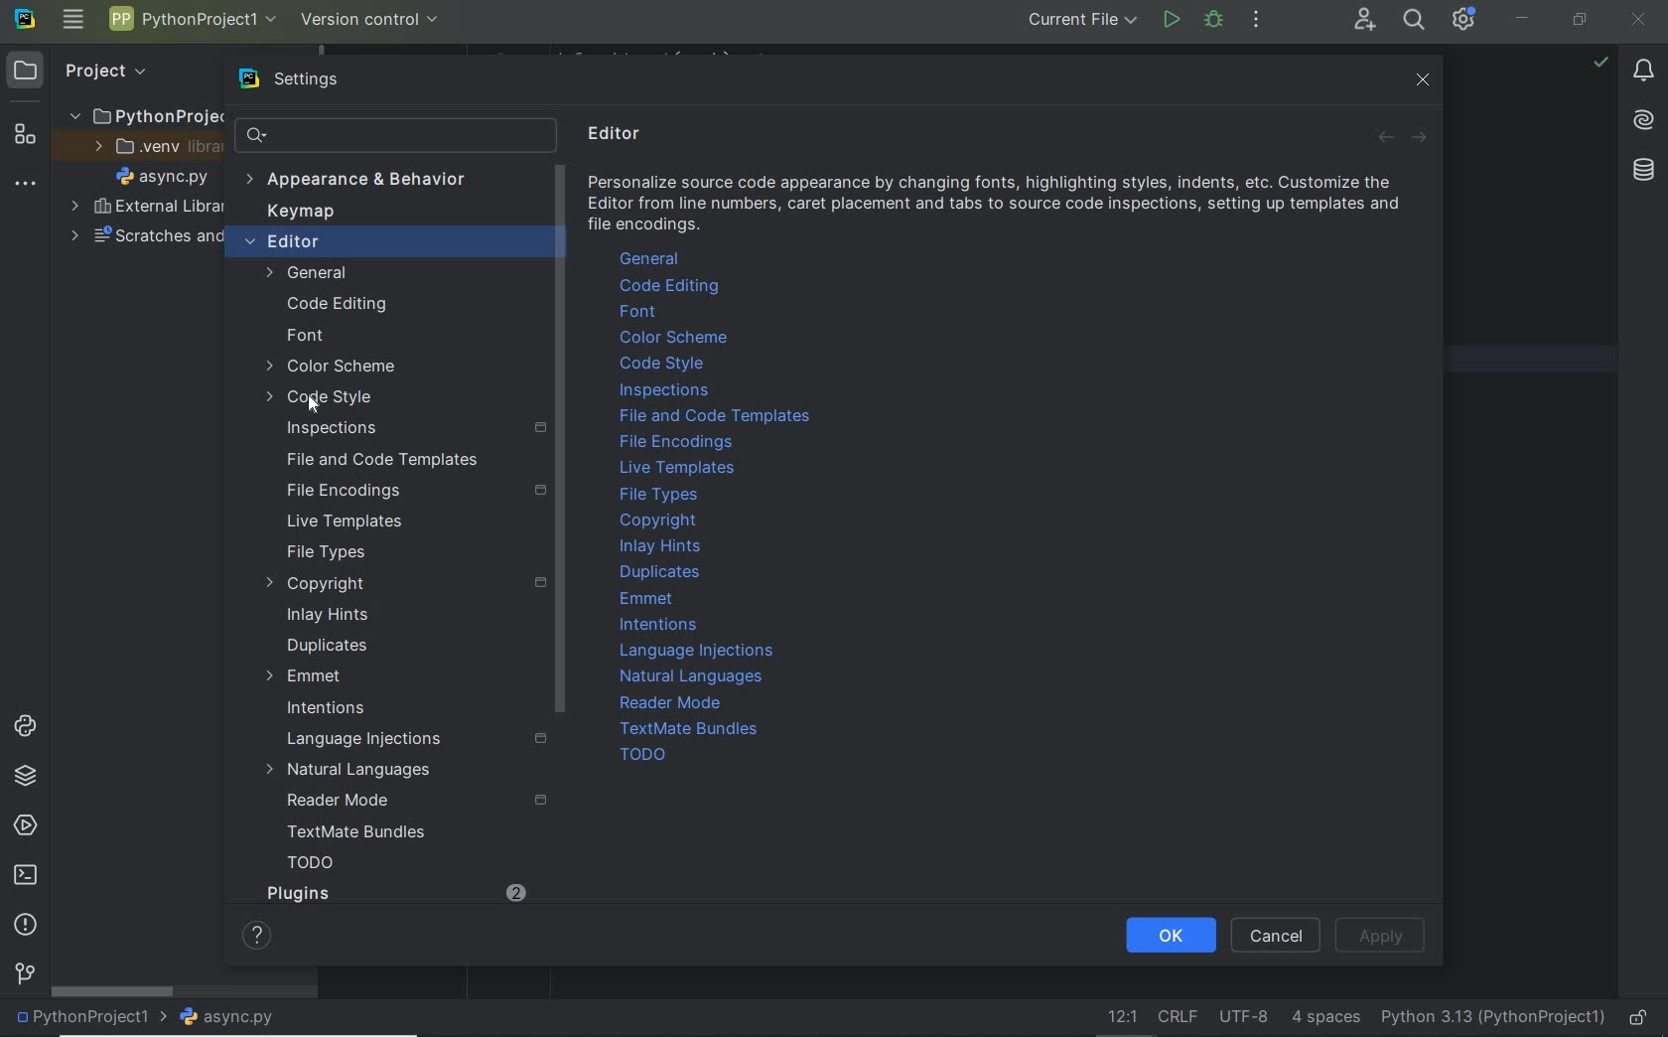 This screenshot has height=1037, width=1668. Describe the element at coordinates (340, 304) in the screenshot. I see `Code Editing` at that location.